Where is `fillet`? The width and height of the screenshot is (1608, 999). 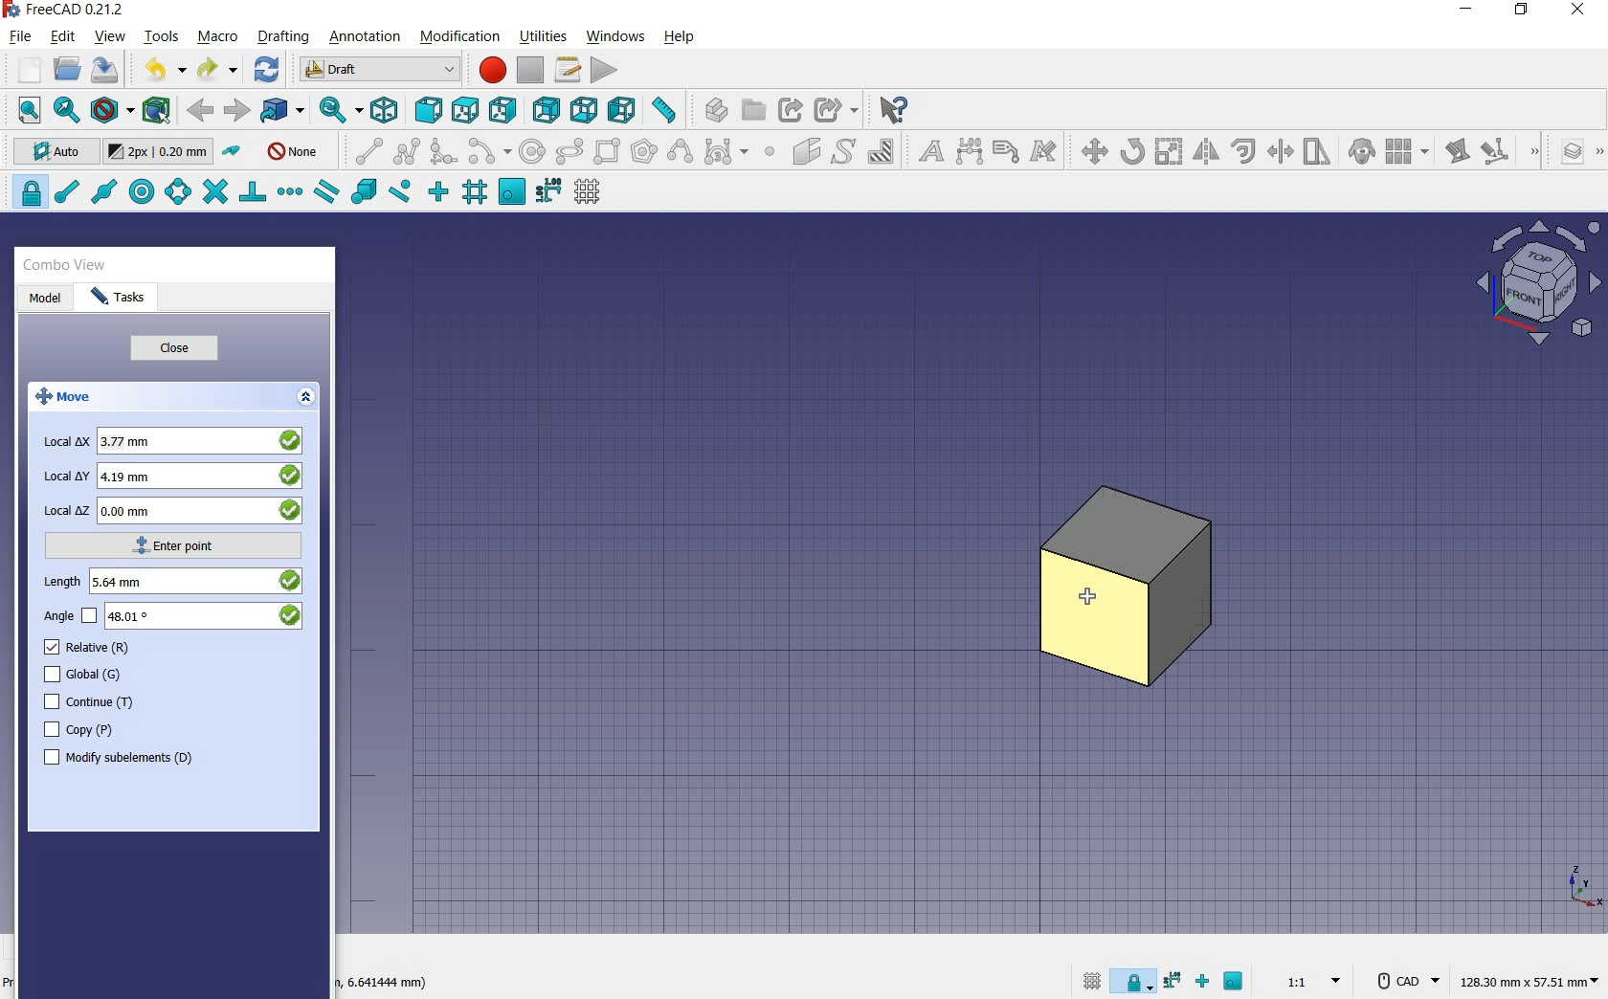 fillet is located at coordinates (442, 150).